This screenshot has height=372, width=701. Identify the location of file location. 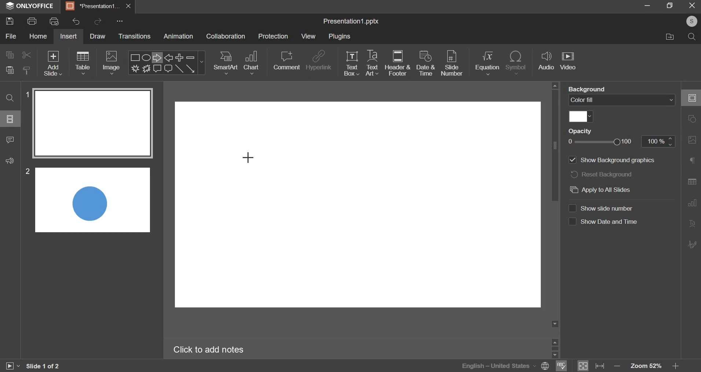
(670, 37).